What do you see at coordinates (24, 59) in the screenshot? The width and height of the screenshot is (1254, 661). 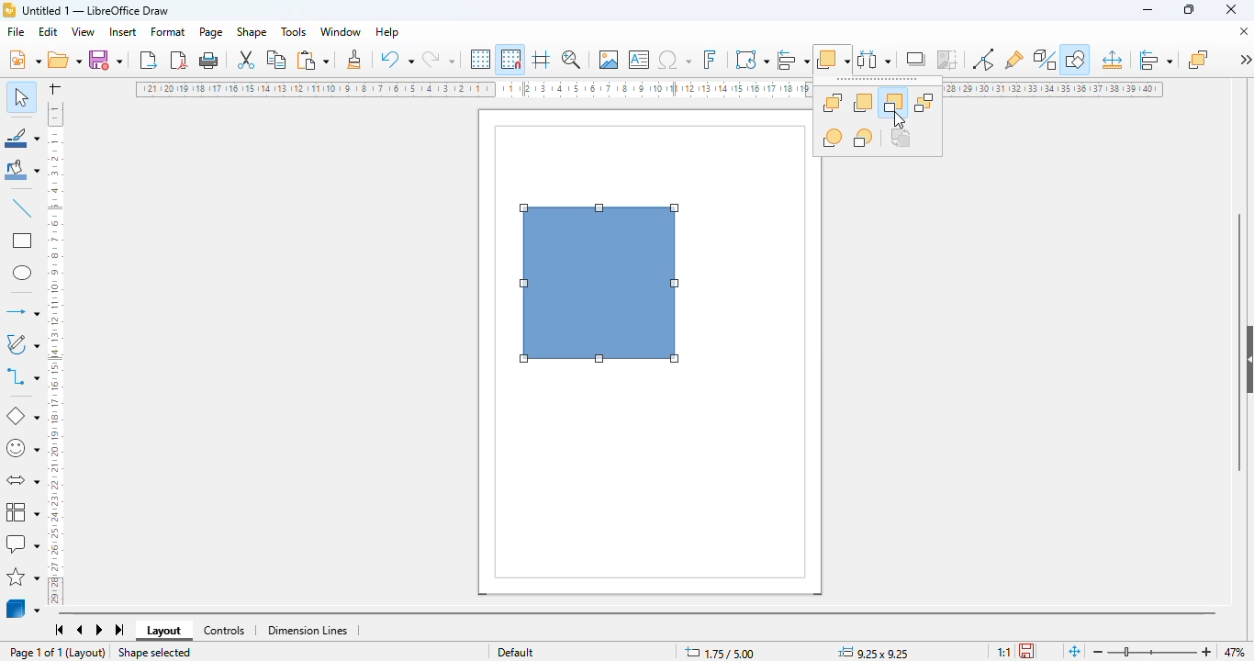 I see `new` at bounding box center [24, 59].